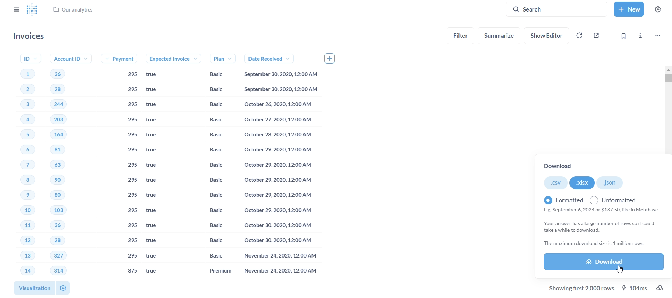 Image resolution: width=672 pixels, height=298 pixels. Describe the element at coordinates (583, 288) in the screenshot. I see `showing first 2,000 rows ` at that location.